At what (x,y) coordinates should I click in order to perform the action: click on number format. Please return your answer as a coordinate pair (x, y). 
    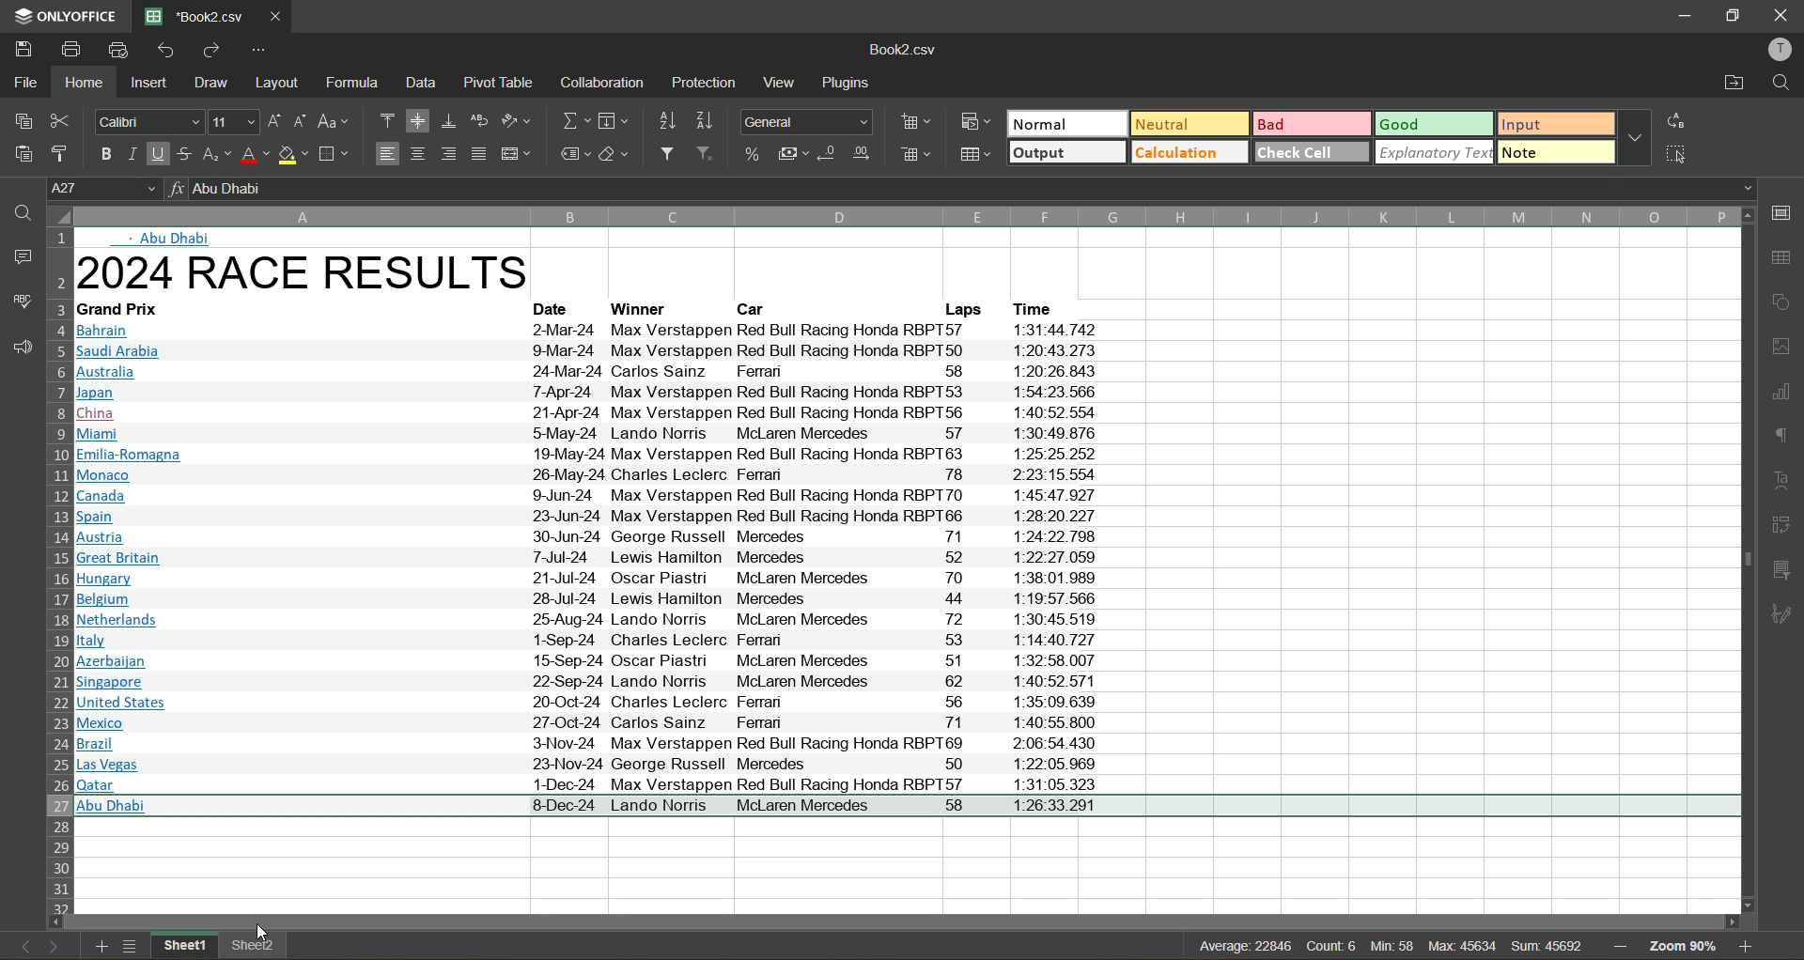
    Looking at the image, I should click on (811, 119).